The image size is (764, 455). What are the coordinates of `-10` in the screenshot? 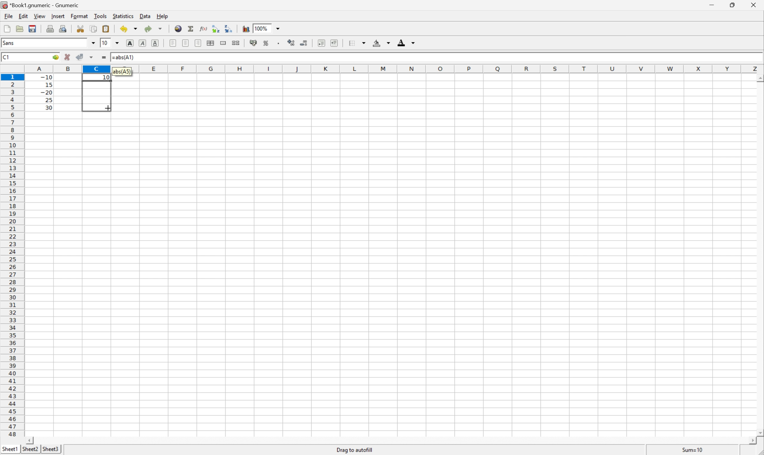 It's located at (46, 76).